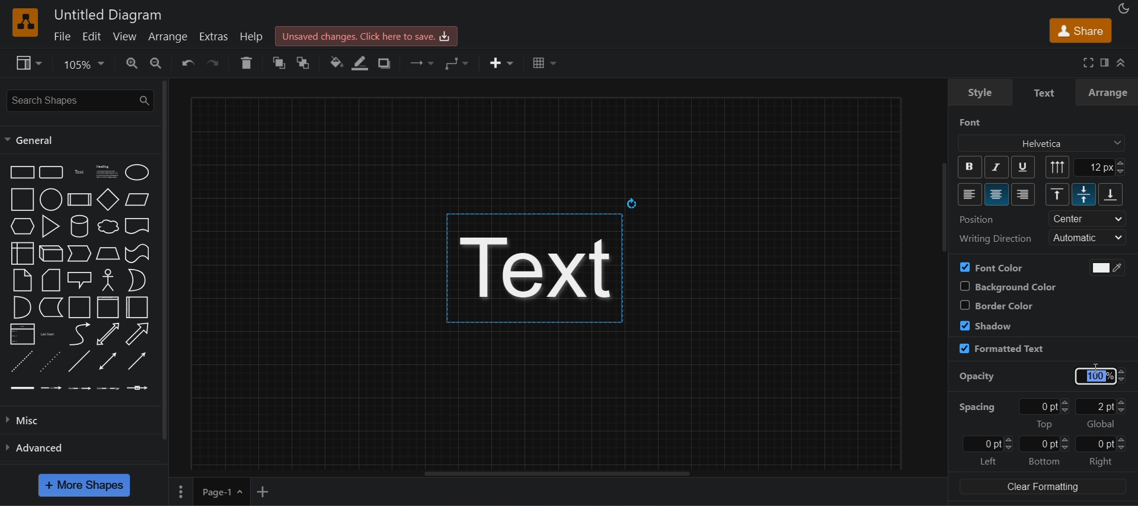 The width and height of the screenshot is (1138, 506). I want to click on process, so click(79, 200).